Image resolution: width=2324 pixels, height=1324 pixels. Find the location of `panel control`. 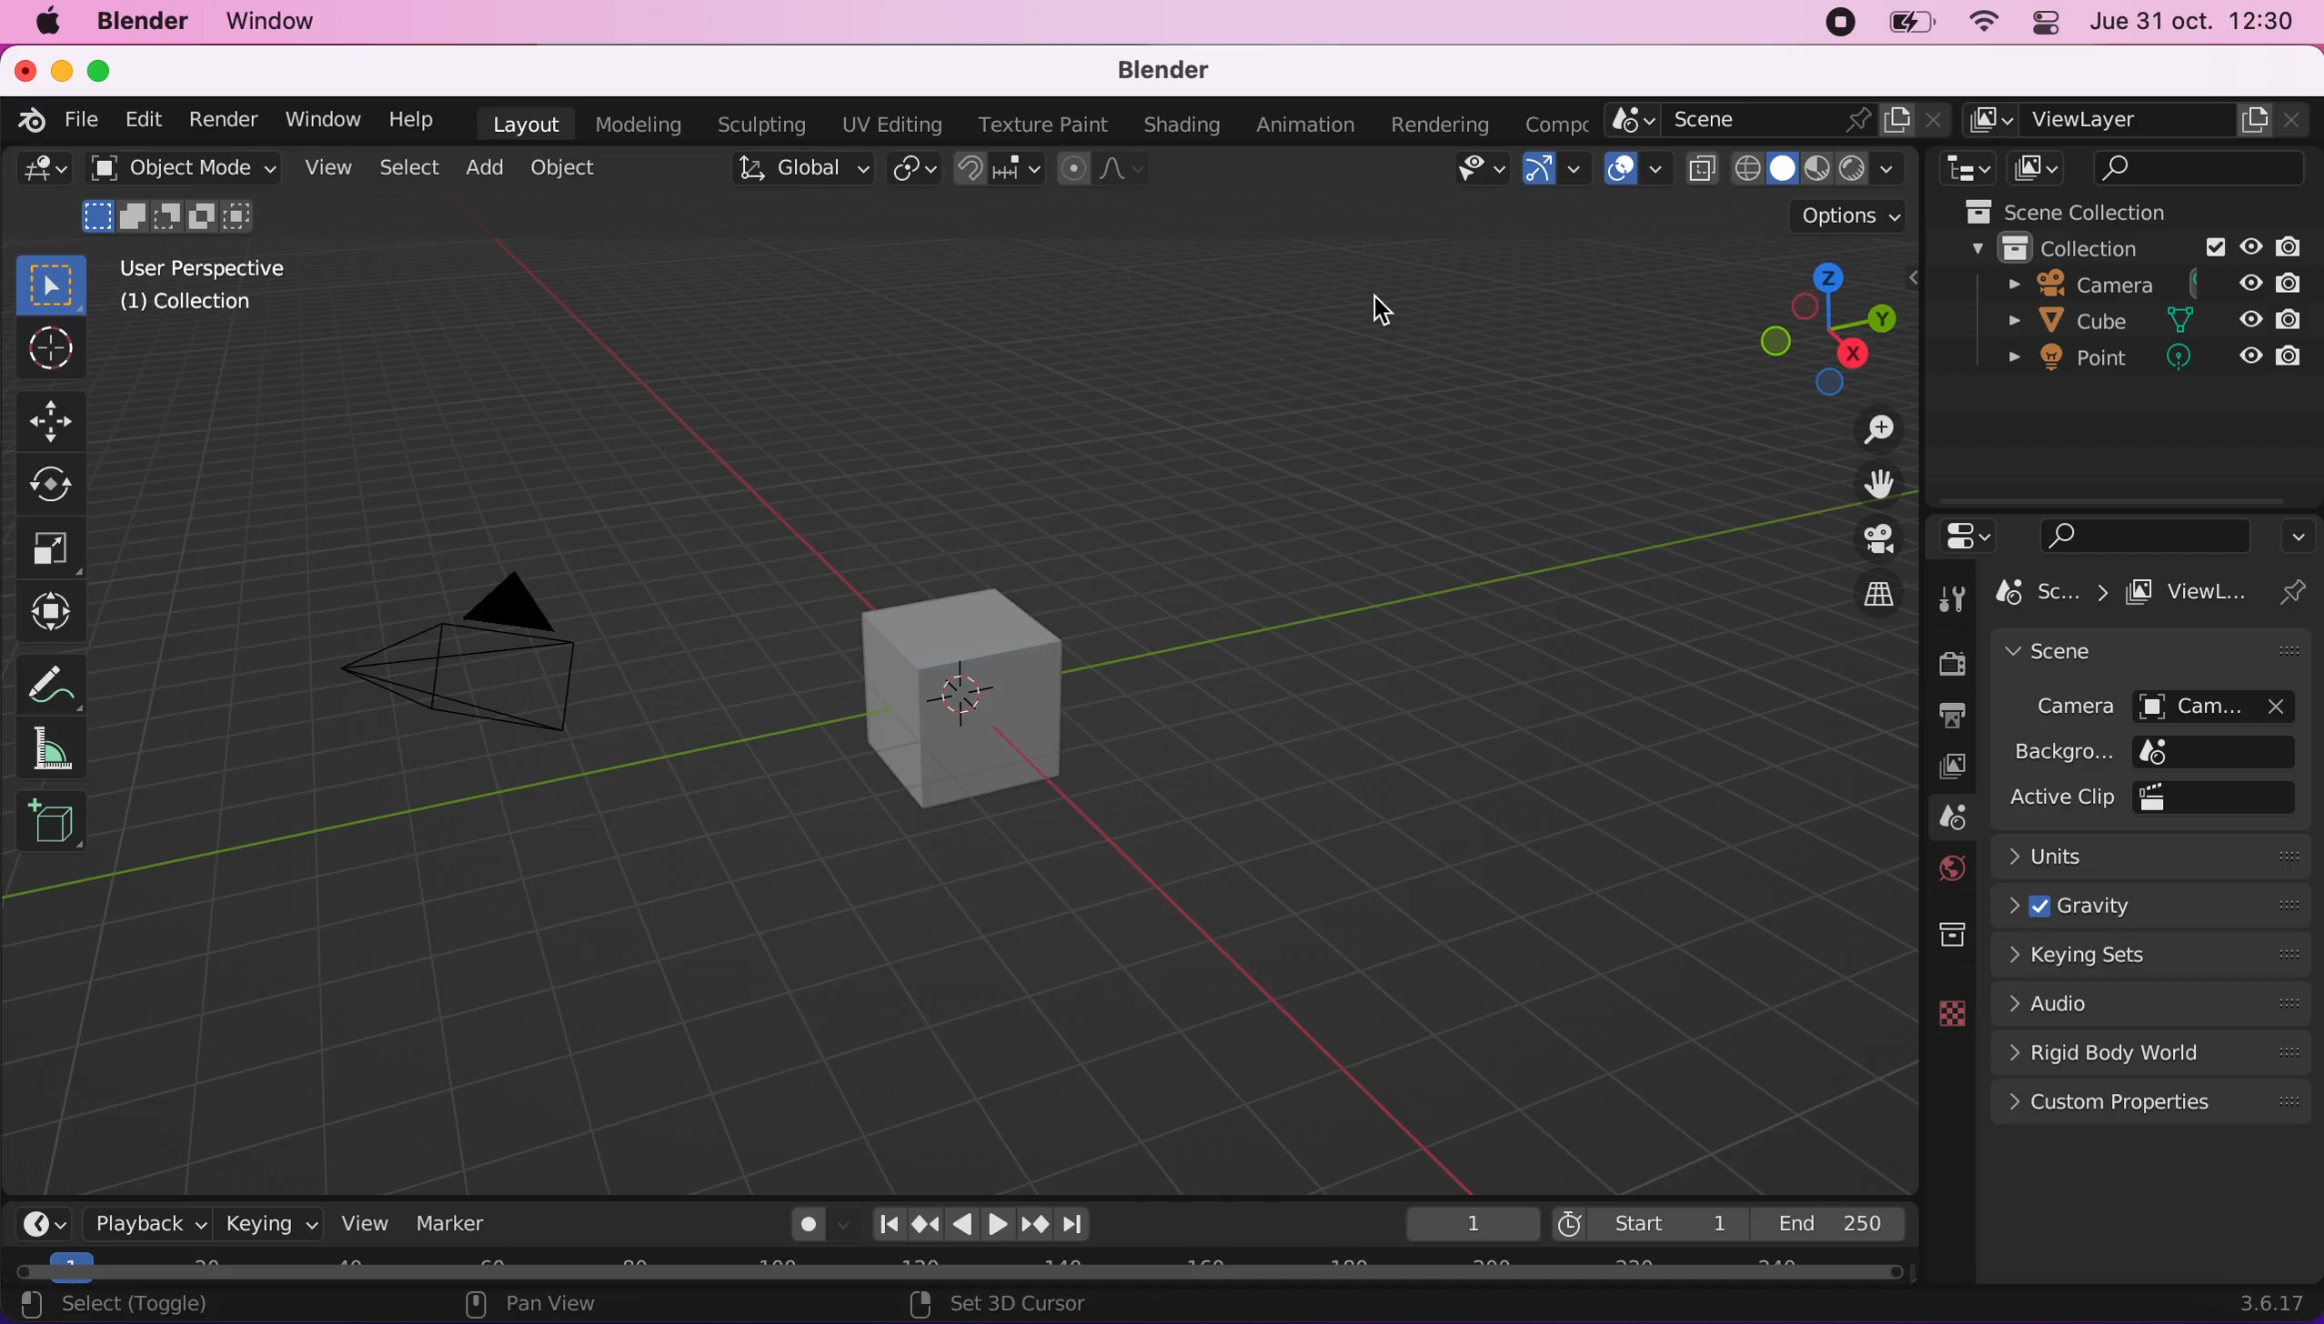

panel control is located at coordinates (2049, 24).